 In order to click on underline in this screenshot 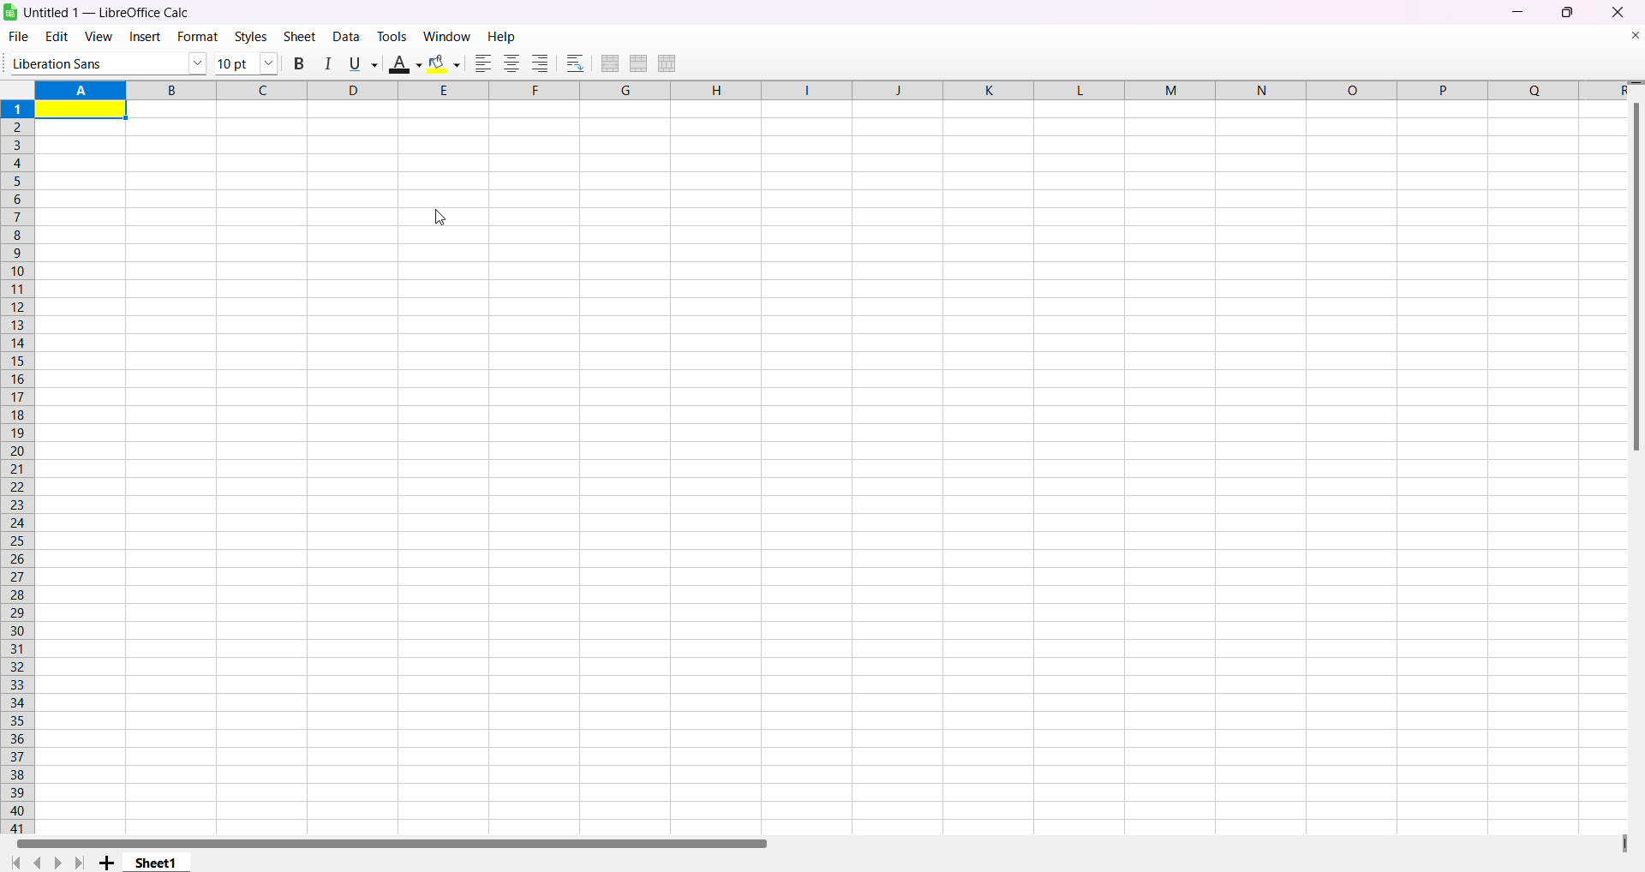, I will do `click(359, 63)`.